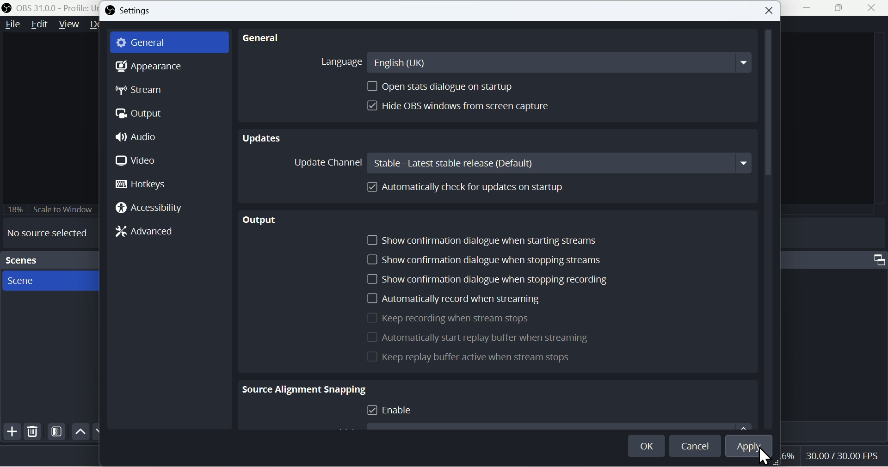 The image size is (888, 467). Describe the element at coordinates (148, 234) in the screenshot. I see `Advanced` at that location.